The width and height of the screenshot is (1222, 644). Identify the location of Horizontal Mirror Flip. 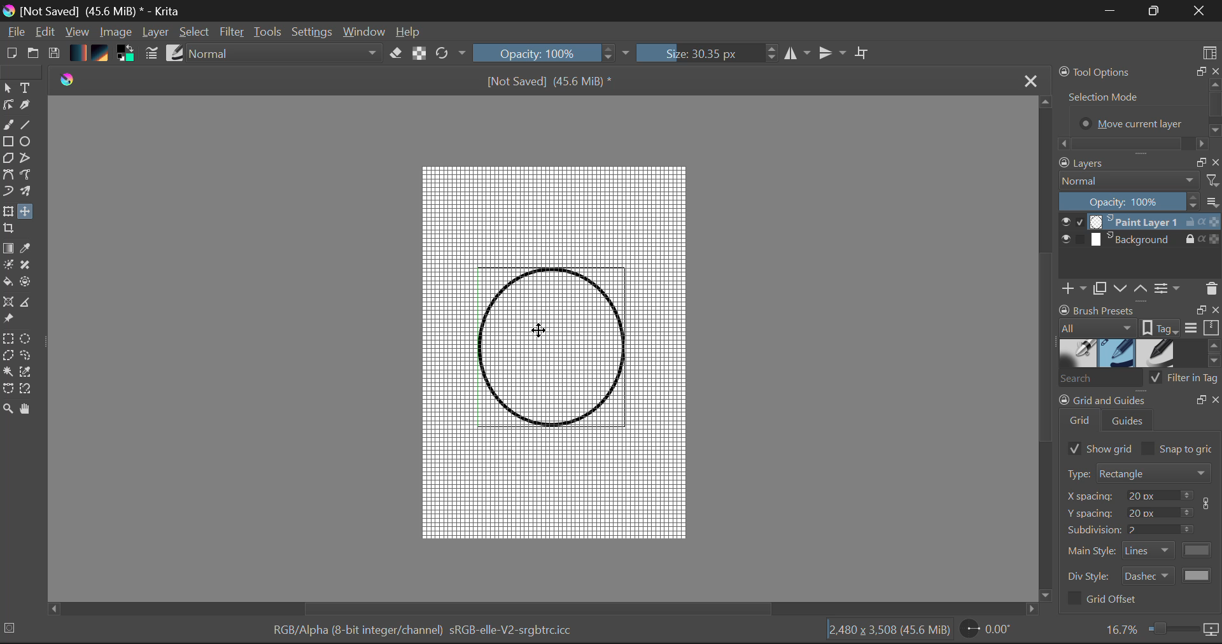
(834, 53).